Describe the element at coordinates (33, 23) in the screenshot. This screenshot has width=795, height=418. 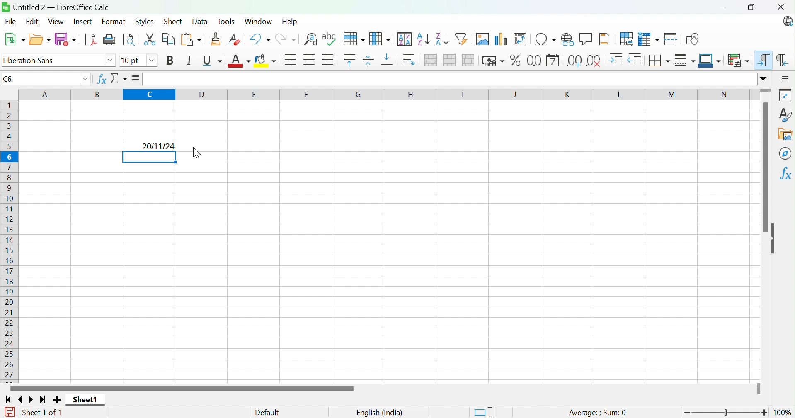
I see `Edit` at that location.